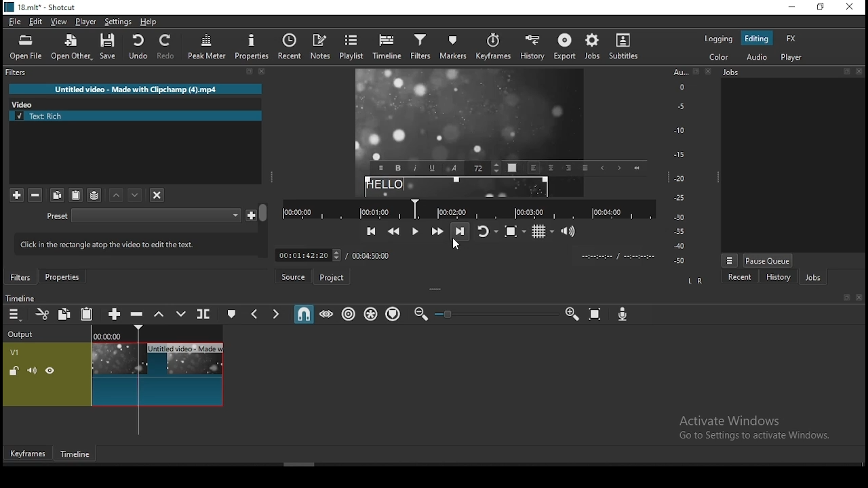 The image size is (868, 488). What do you see at coordinates (116, 313) in the screenshot?
I see `append` at bounding box center [116, 313].